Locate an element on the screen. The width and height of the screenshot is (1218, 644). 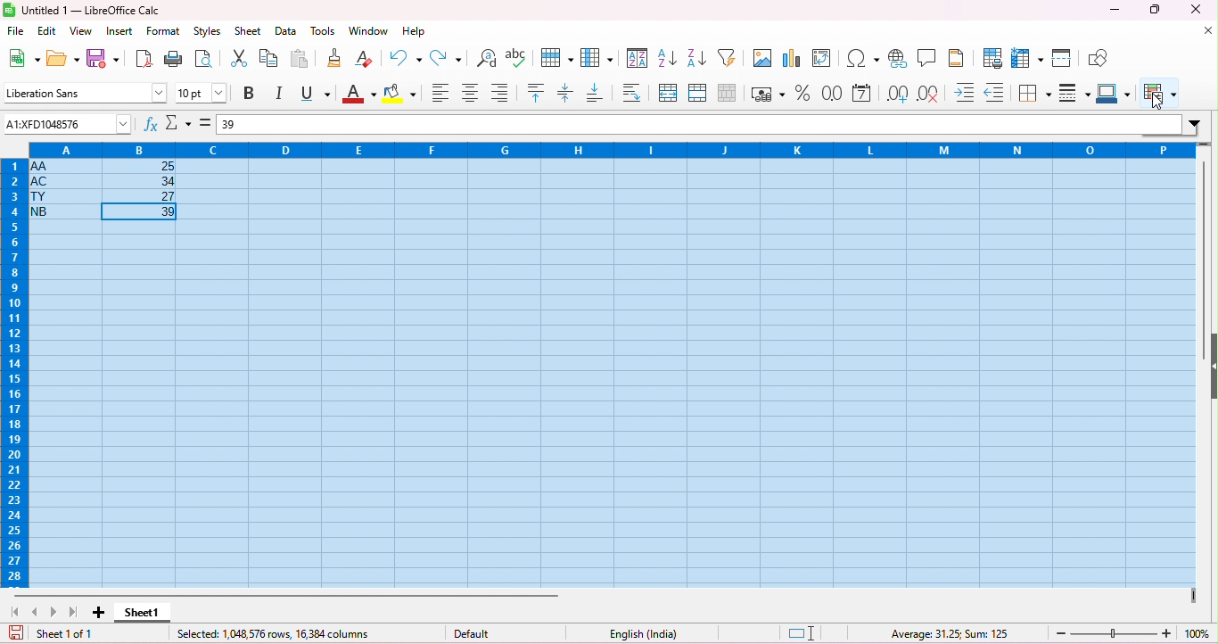
format as number is located at coordinates (833, 93).